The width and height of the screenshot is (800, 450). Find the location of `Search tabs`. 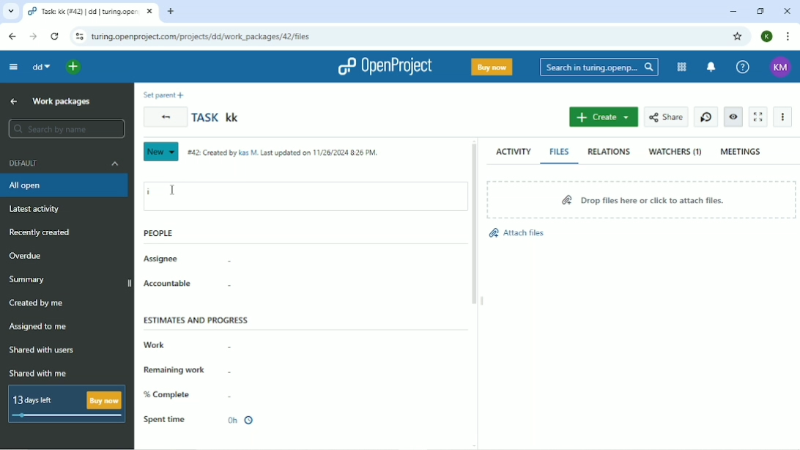

Search tabs is located at coordinates (10, 11).